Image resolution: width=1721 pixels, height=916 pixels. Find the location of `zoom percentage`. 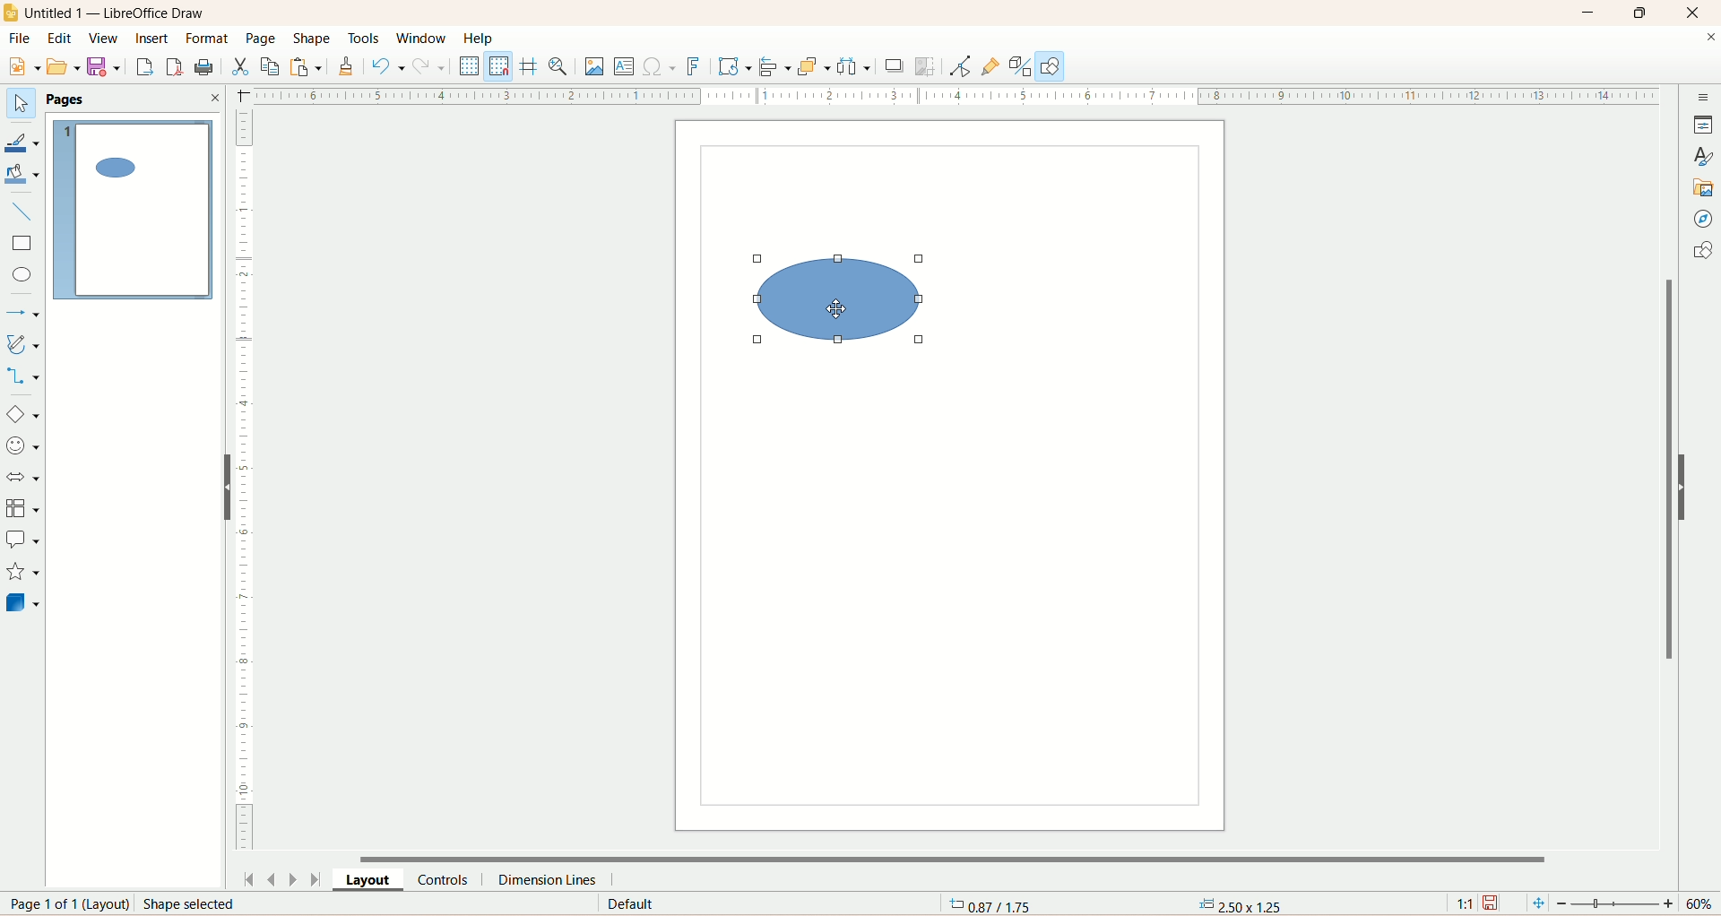

zoom percentage is located at coordinates (1703, 904).